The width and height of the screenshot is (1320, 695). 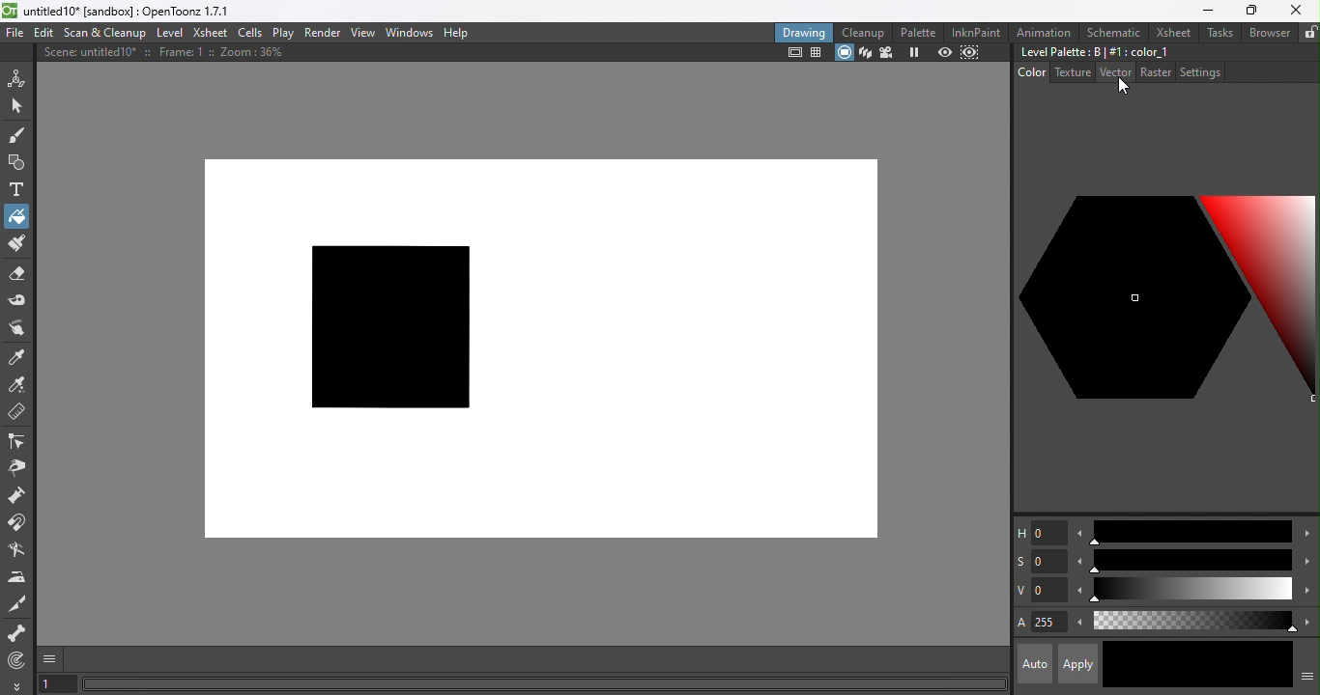 I want to click on Finger tool, so click(x=21, y=329).